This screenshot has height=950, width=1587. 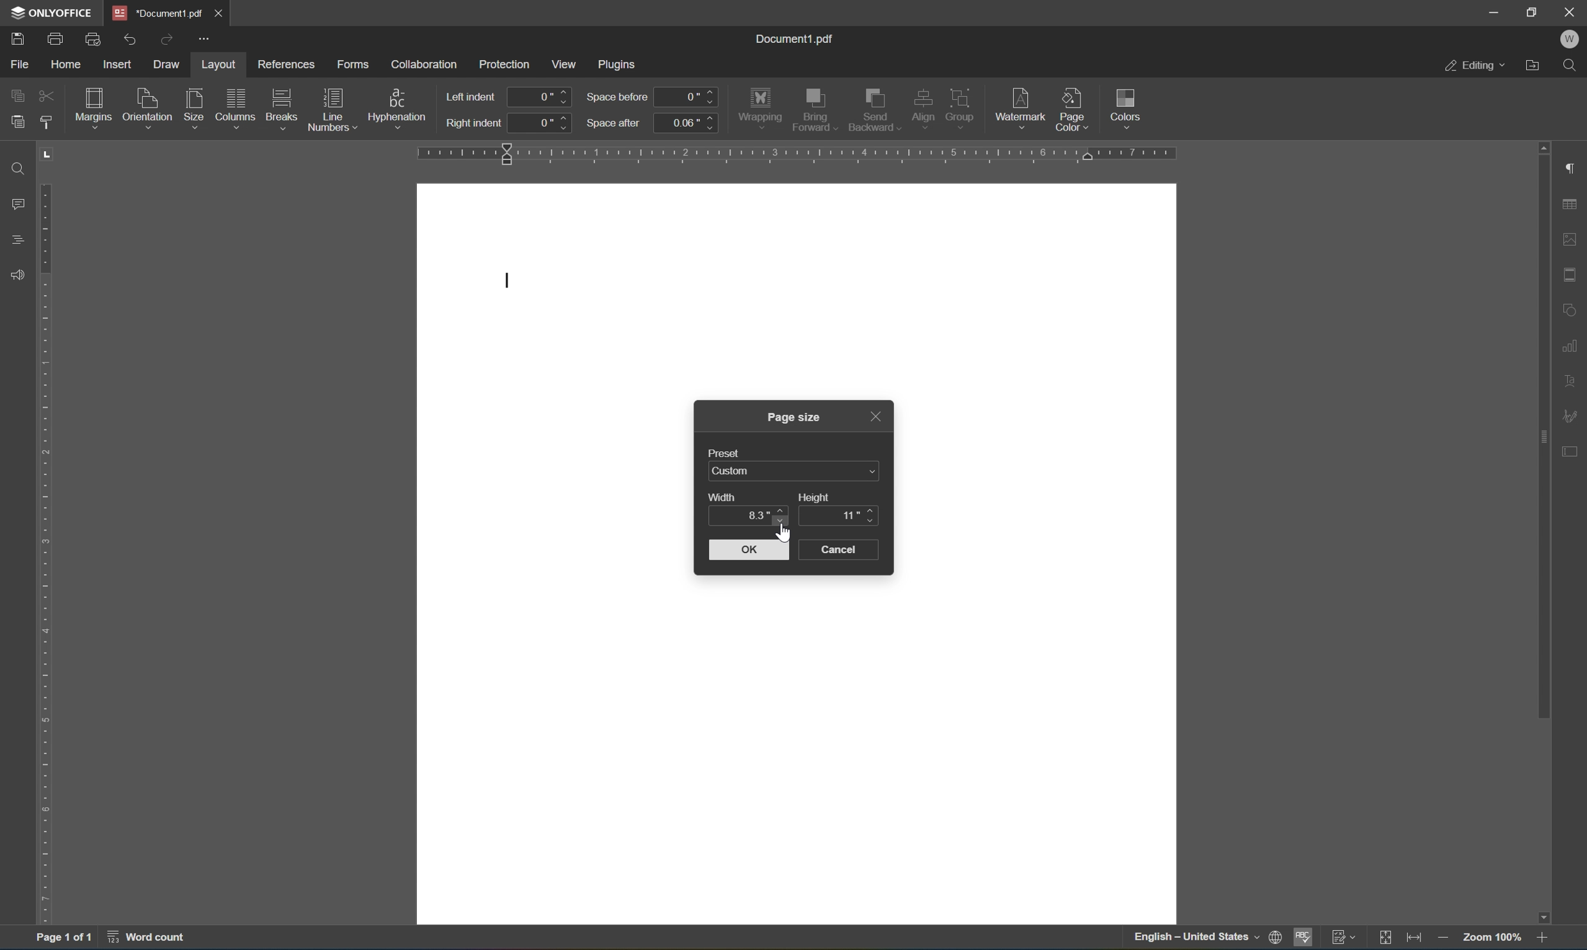 I want to click on right indent, so click(x=473, y=125).